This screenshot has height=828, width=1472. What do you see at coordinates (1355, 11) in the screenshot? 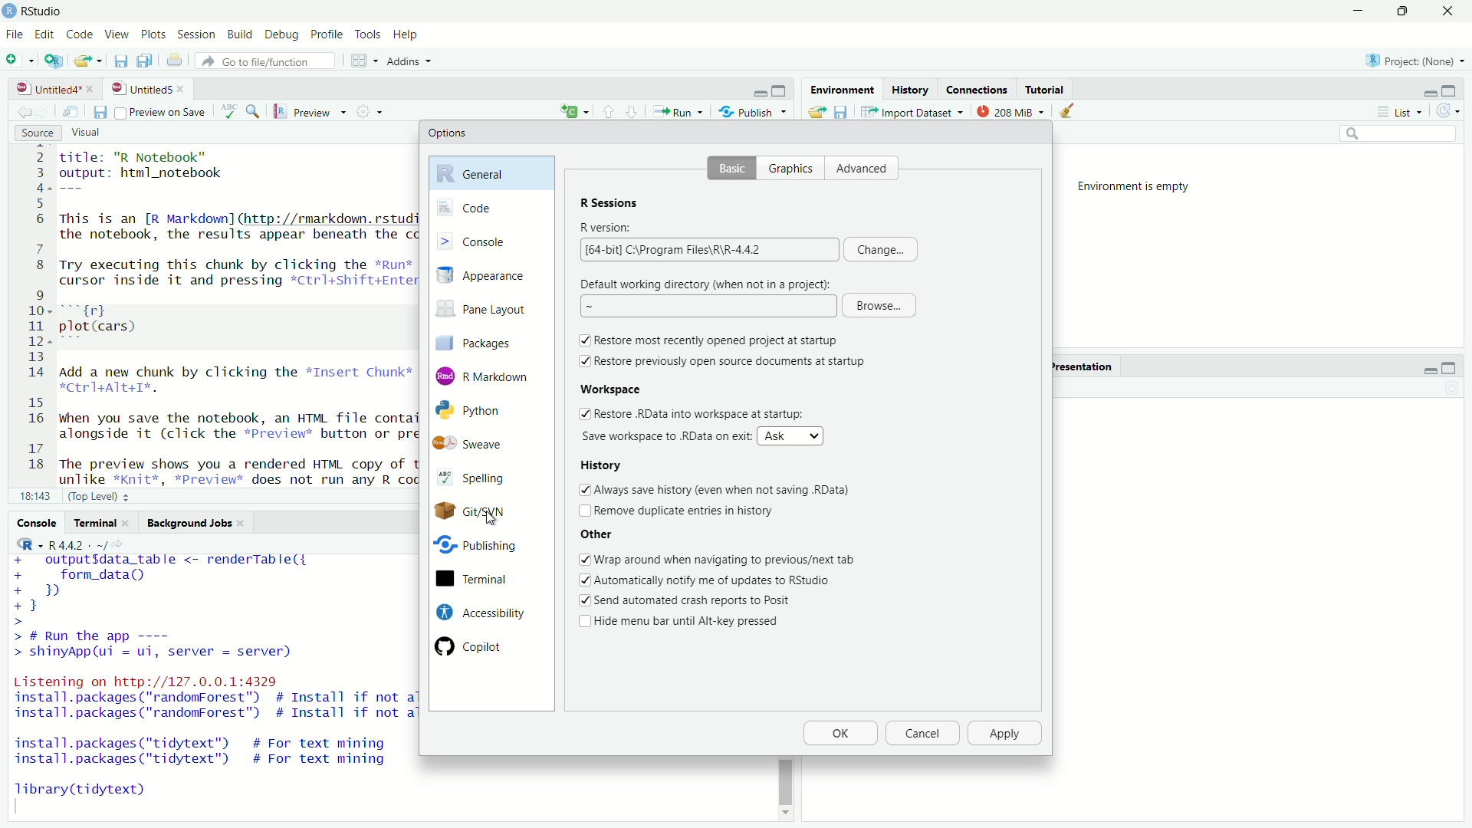
I see `minimise` at bounding box center [1355, 11].